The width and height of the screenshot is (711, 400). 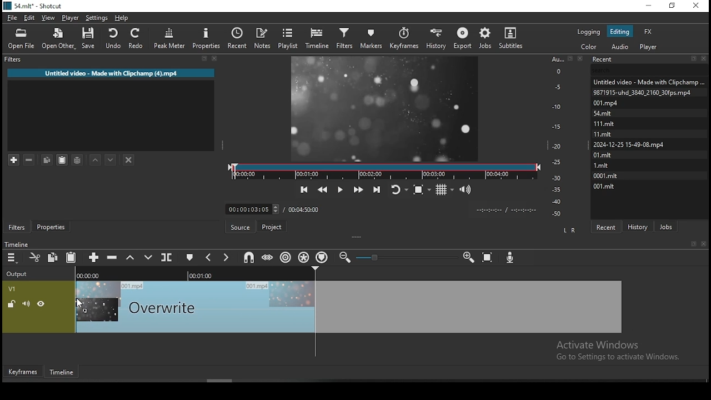 What do you see at coordinates (462, 39) in the screenshot?
I see `export` at bounding box center [462, 39].